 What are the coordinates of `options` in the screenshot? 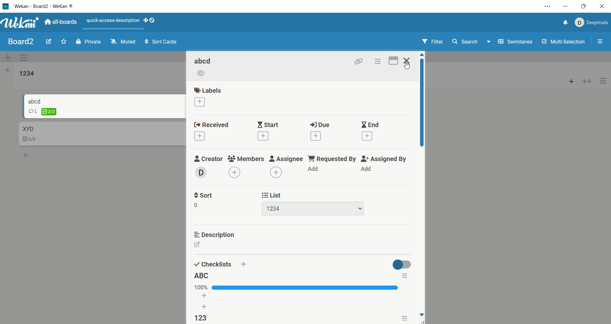 It's located at (547, 6).